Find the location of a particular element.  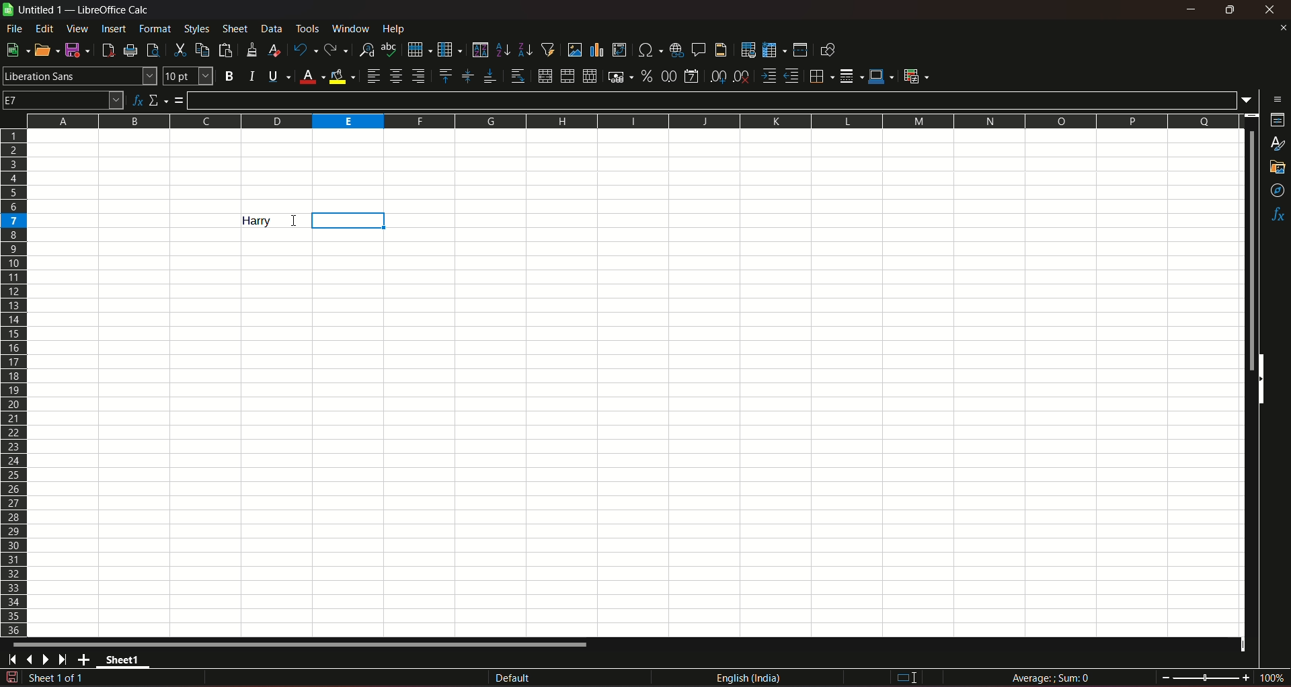

wrap text is located at coordinates (517, 77).